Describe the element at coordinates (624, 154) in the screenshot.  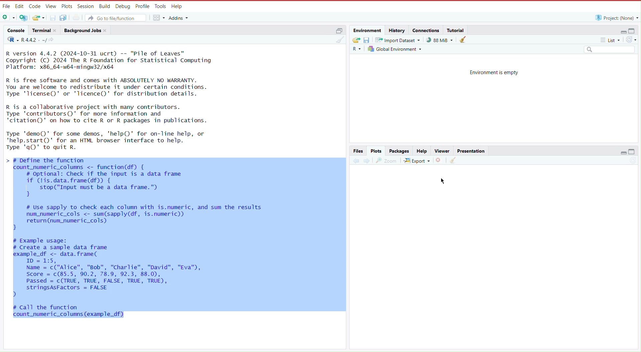
I see `Minimize` at that location.